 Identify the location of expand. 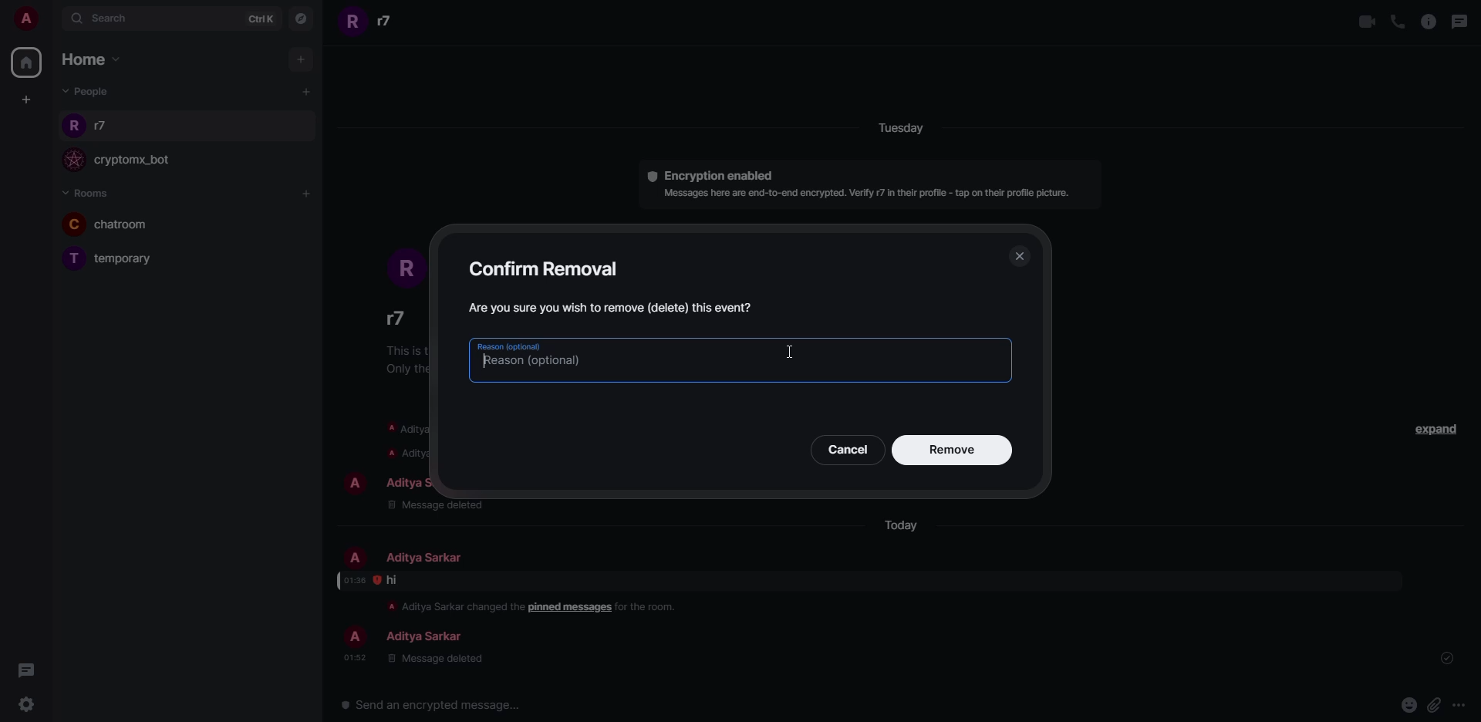
(1434, 428).